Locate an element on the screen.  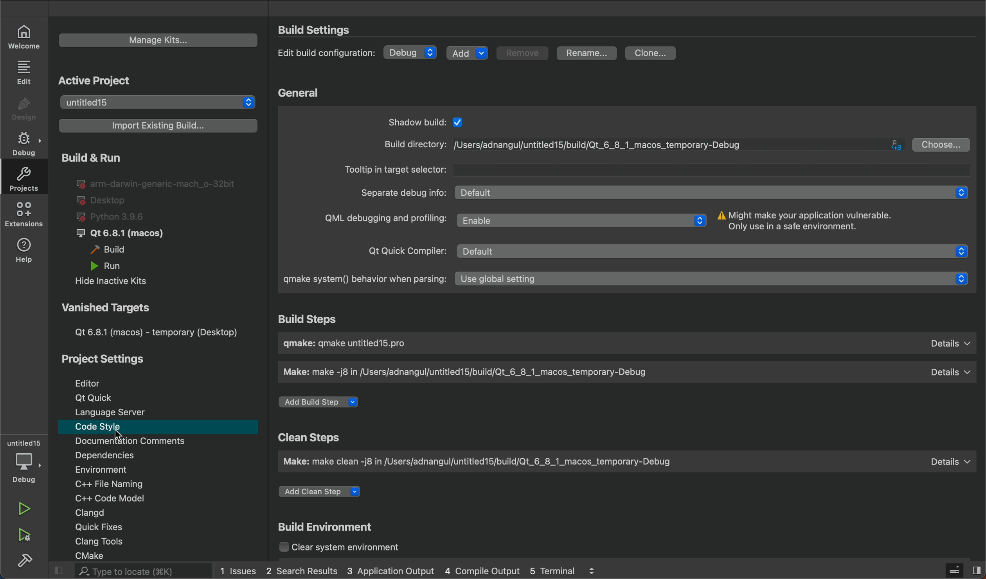
clean steps is located at coordinates (321, 436).